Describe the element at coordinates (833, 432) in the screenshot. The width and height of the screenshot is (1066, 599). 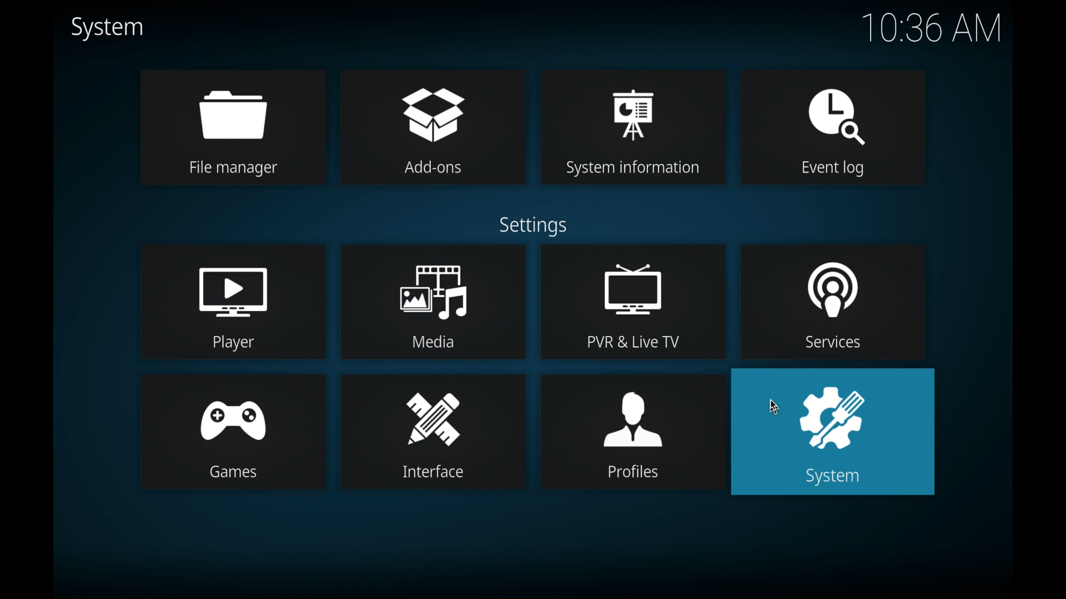
I see `system` at that location.